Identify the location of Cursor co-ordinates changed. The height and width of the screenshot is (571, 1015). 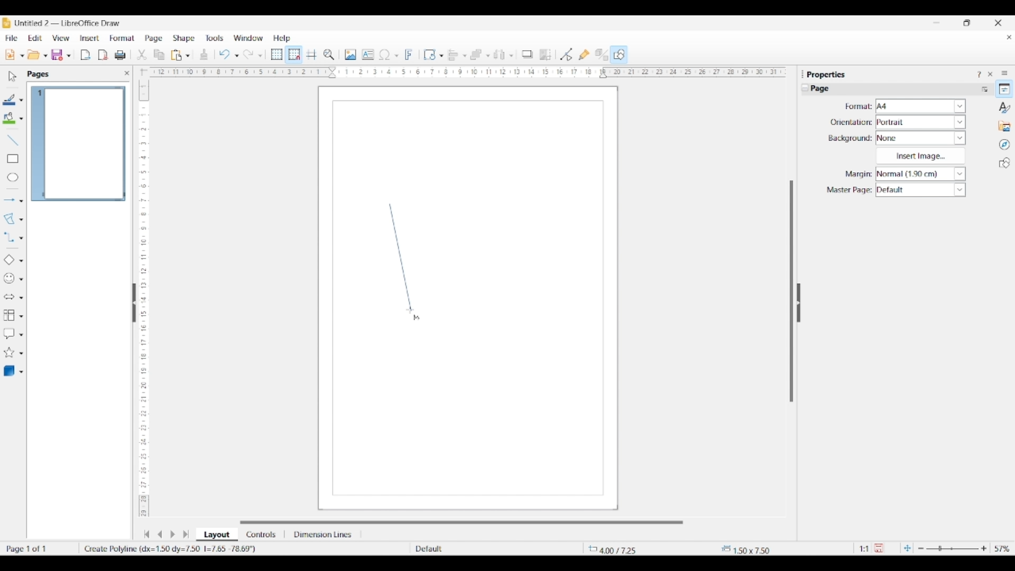
(622, 548).